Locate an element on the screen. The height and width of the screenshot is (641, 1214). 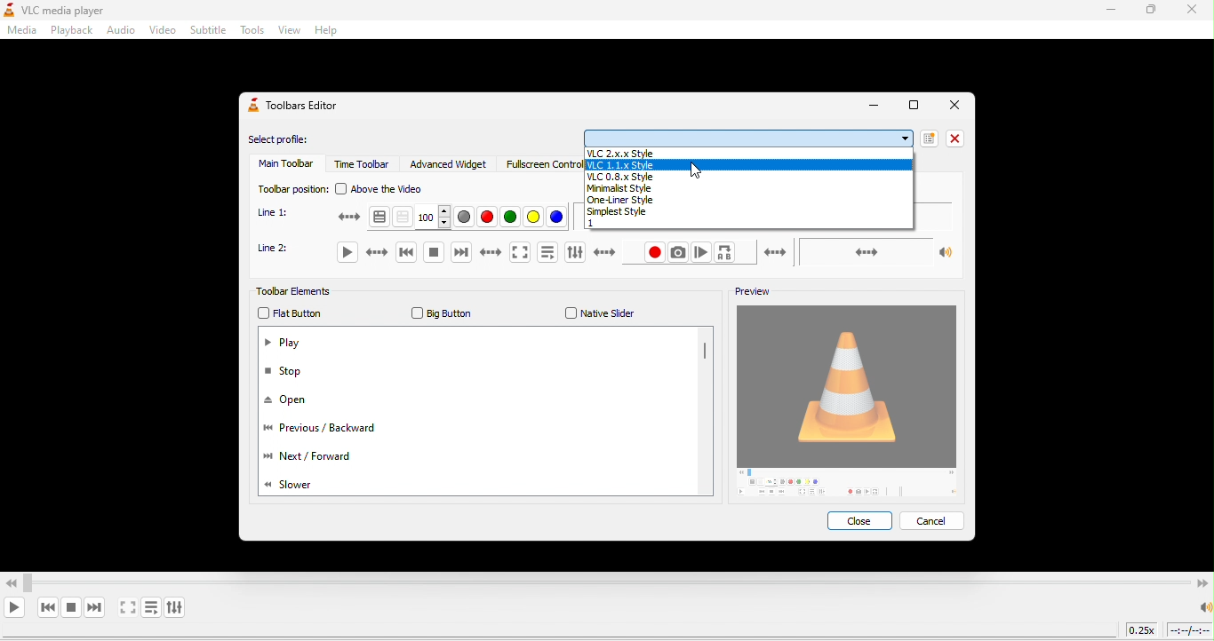
timeline is located at coordinates (1190, 630).